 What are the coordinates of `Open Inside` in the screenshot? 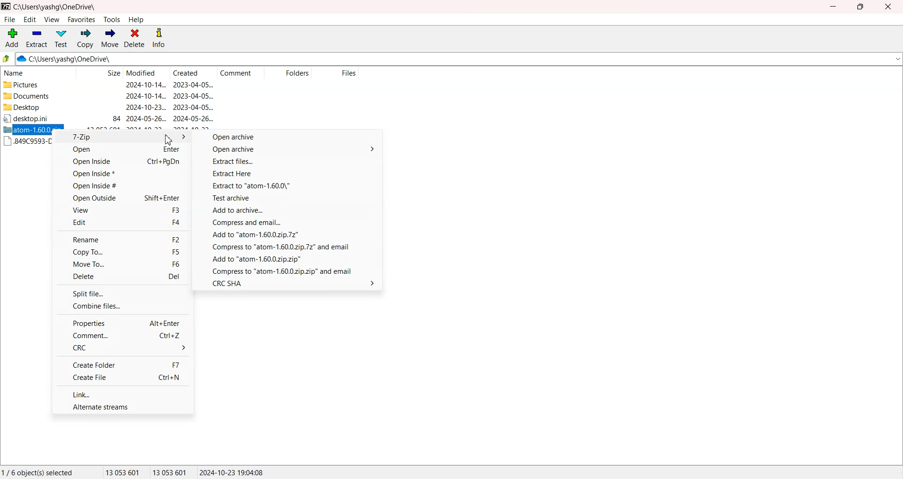 It's located at (122, 162).